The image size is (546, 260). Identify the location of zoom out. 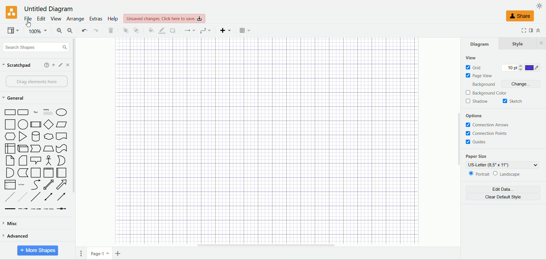
(70, 30).